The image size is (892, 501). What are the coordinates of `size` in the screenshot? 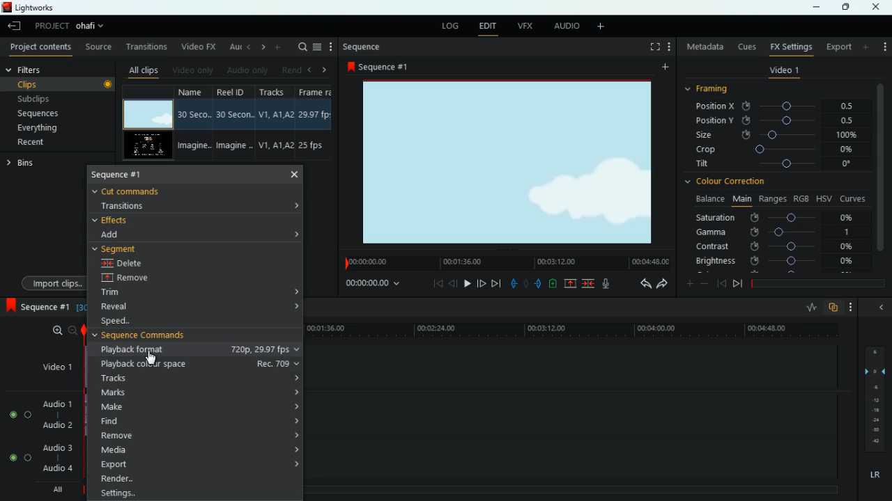 It's located at (779, 135).